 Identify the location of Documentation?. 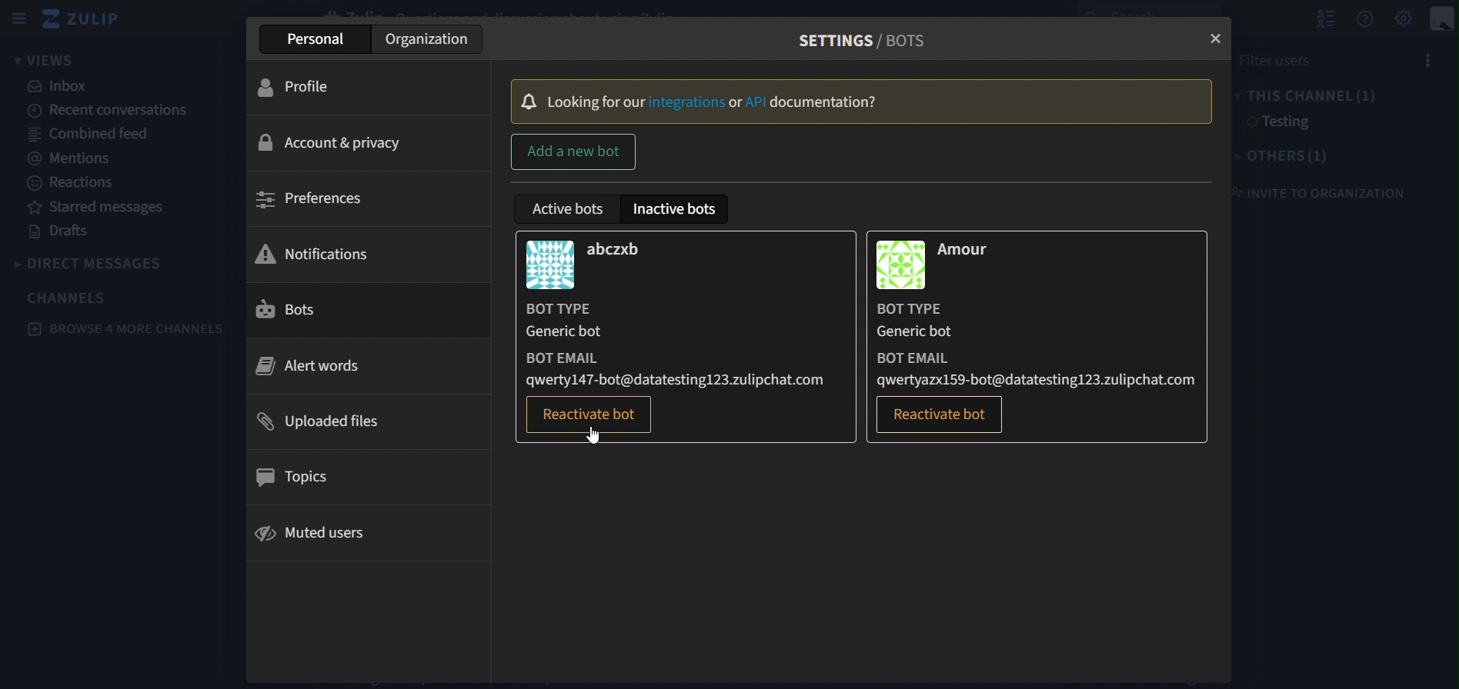
(823, 102).